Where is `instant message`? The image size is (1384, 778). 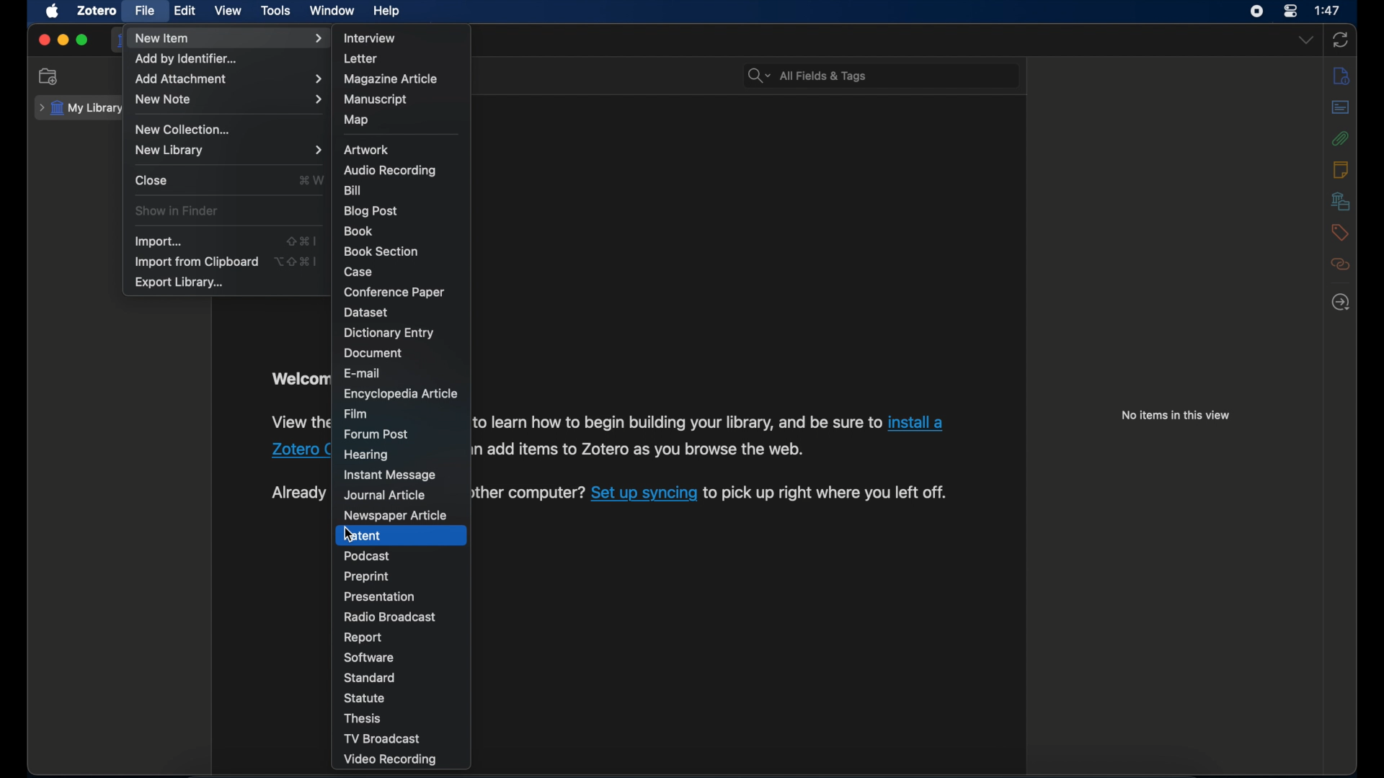 instant message is located at coordinates (389, 476).